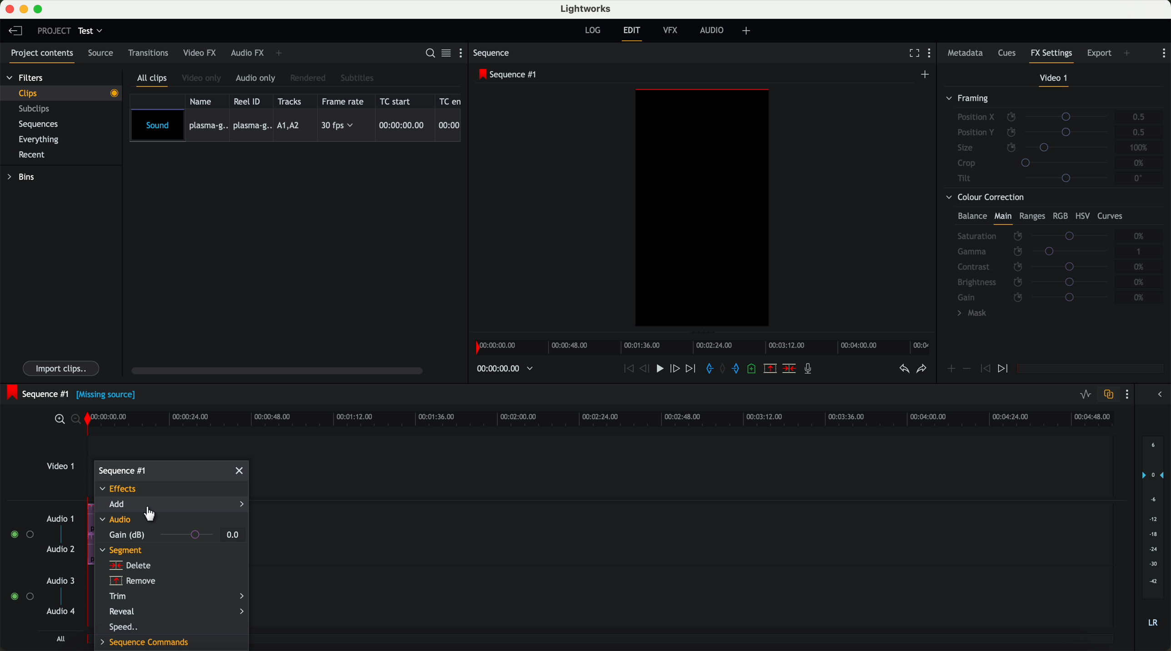  Describe the element at coordinates (903, 371) in the screenshot. I see `undo` at that location.